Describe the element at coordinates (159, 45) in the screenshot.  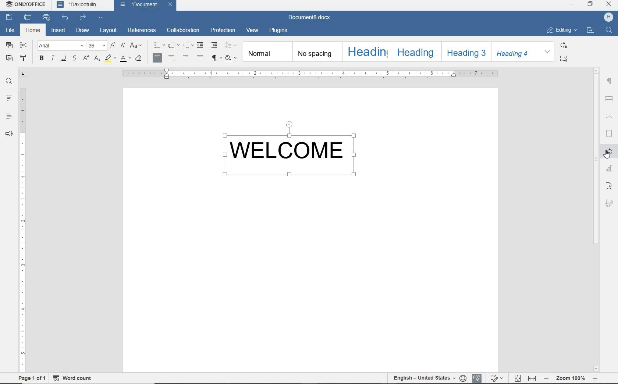
I see `BULLETS` at that location.